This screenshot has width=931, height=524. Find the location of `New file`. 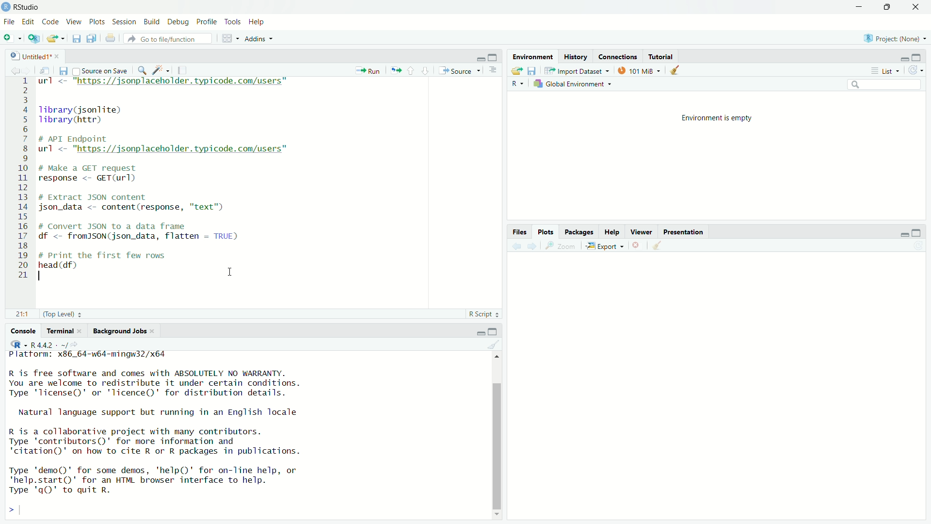

New file is located at coordinates (13, 38).